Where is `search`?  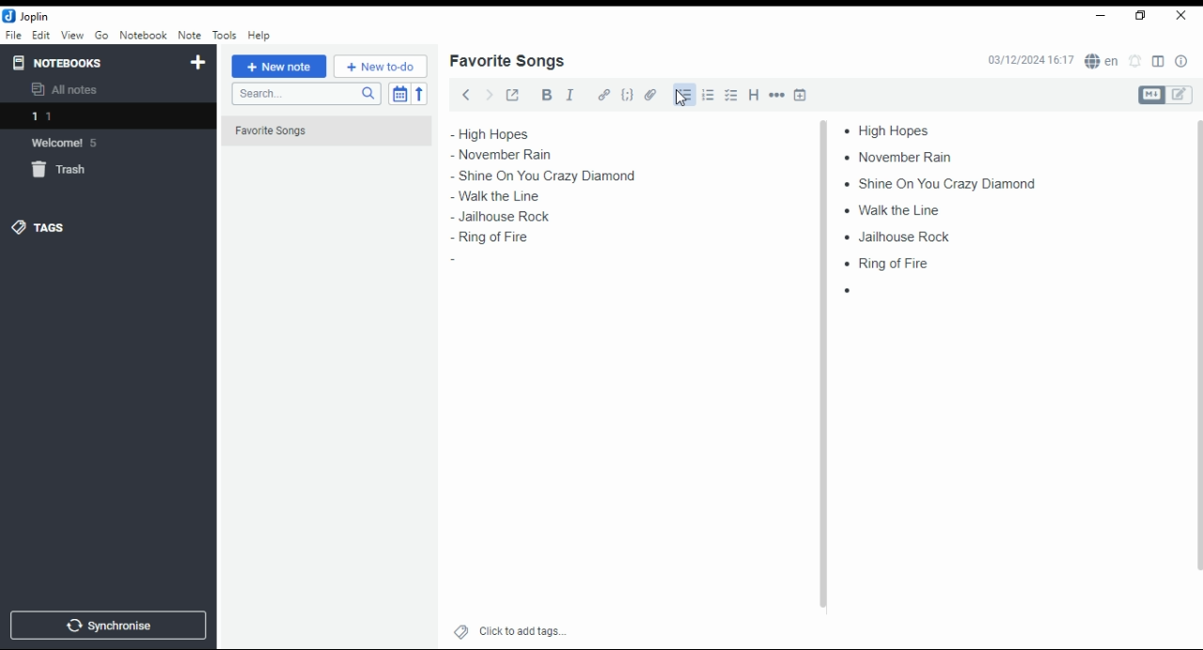
search is located at coordinates (305, 94).